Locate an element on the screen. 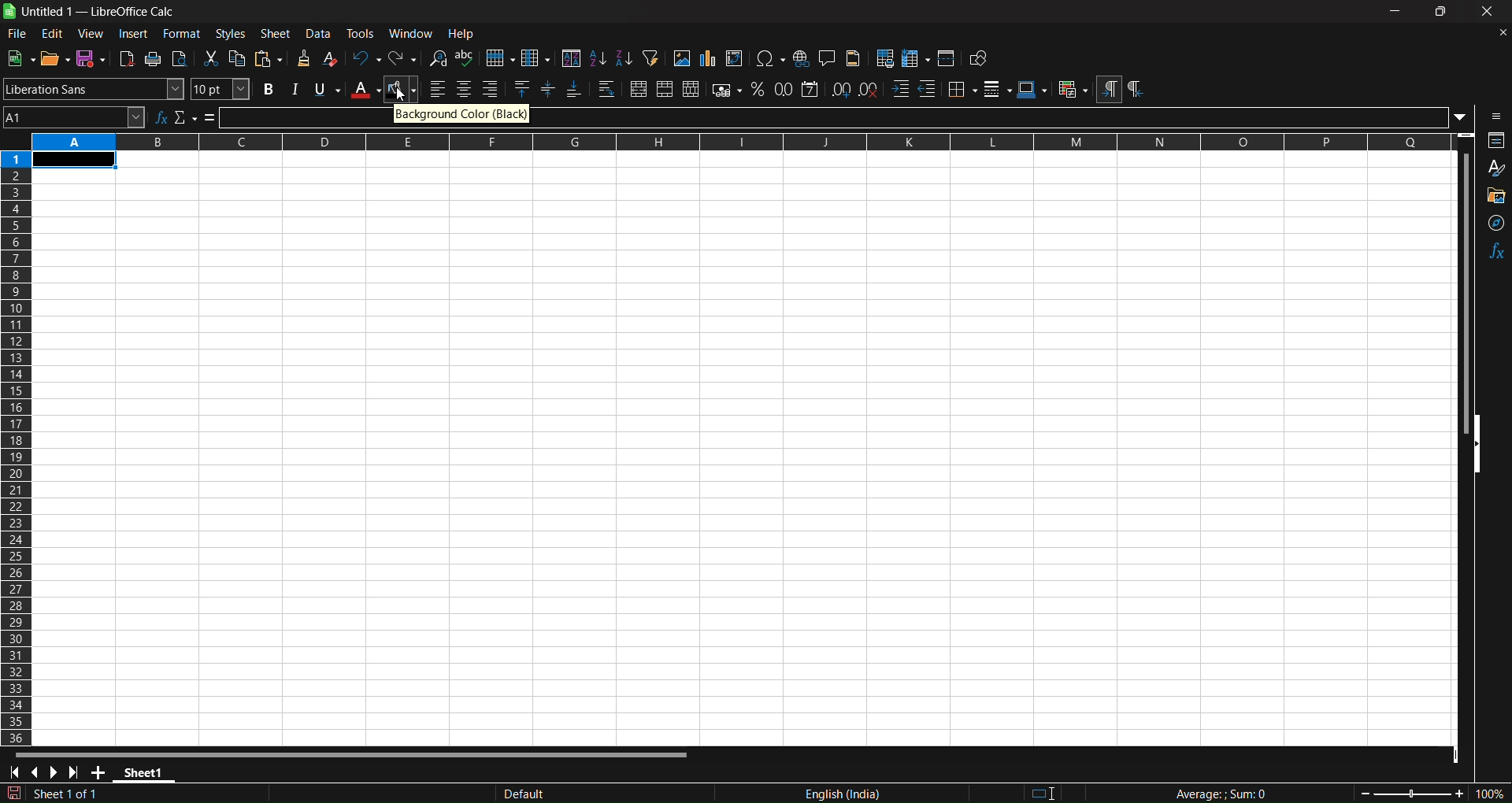  title is located at coordinates (100, 12).